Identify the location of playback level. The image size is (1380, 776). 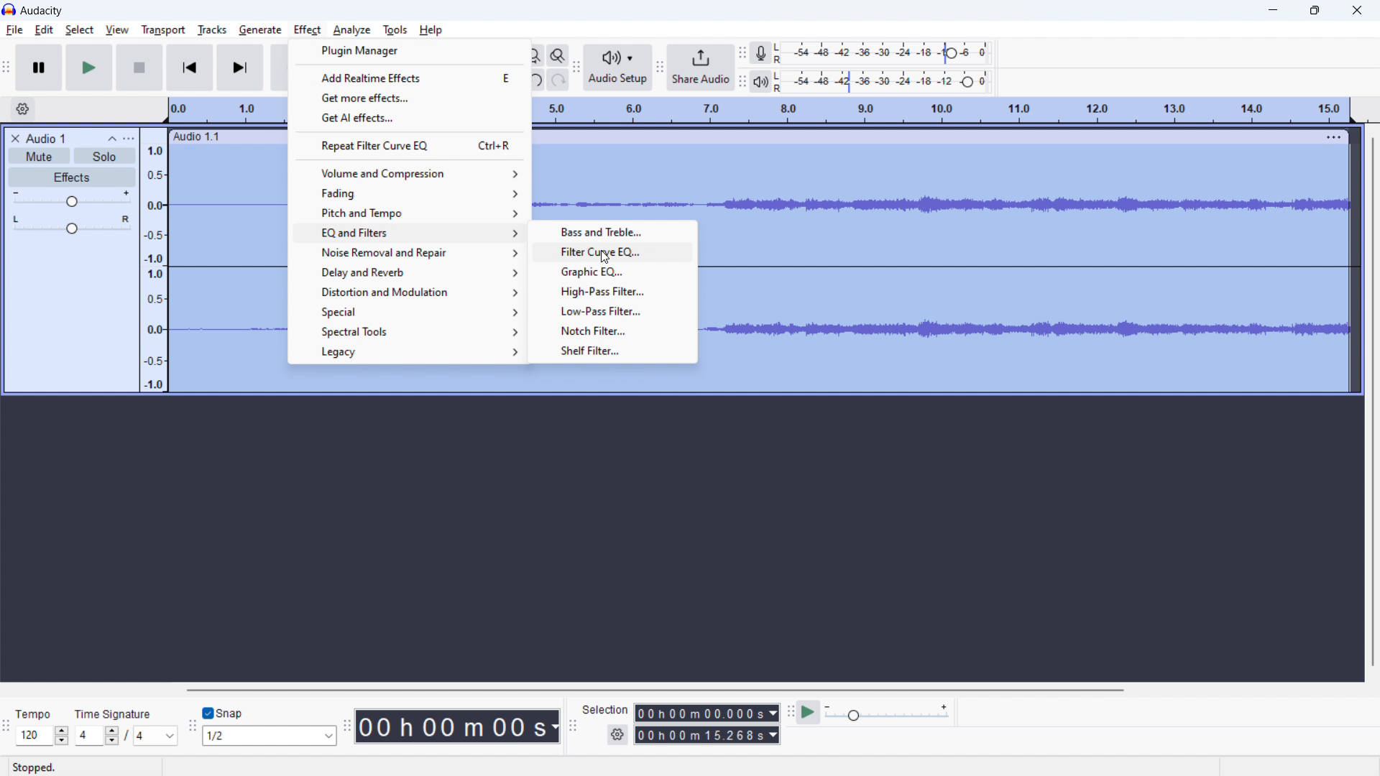
(887, 82).